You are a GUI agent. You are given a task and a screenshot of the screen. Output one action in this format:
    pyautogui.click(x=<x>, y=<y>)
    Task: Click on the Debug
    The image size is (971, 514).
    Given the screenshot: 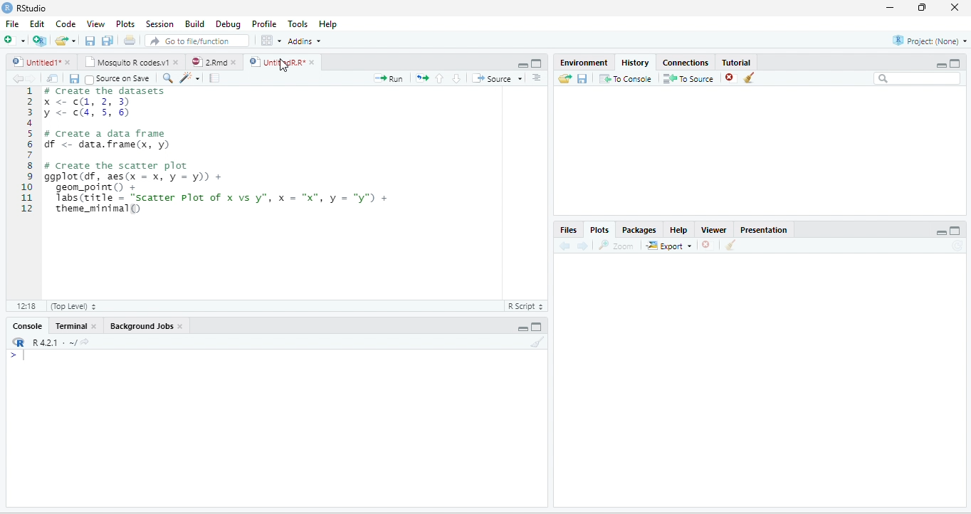 What is the action you would take?
    pyautogui.click(x=228, y=23)
    